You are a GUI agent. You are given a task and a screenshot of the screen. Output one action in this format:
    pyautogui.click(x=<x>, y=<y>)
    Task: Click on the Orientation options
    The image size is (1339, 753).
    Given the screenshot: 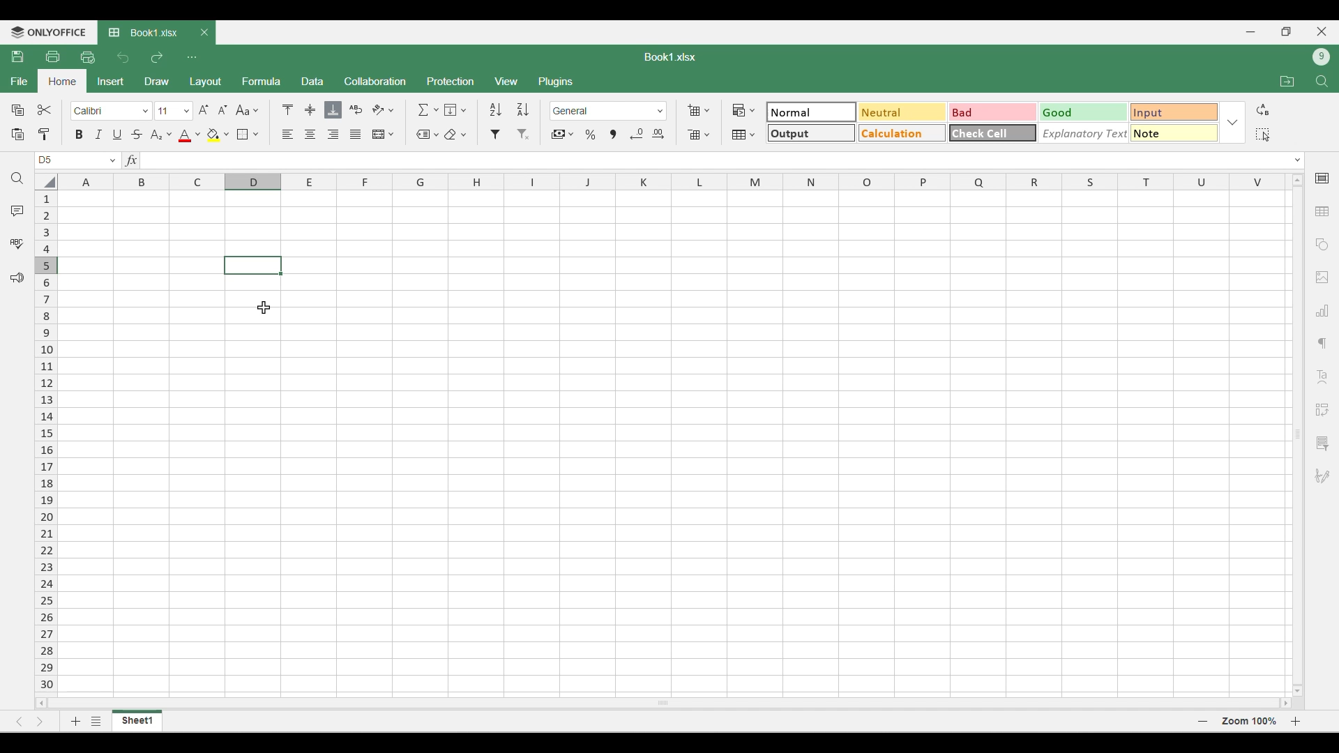 What is the action you would take?
    pyautogui.click(x=384, y=109)
    